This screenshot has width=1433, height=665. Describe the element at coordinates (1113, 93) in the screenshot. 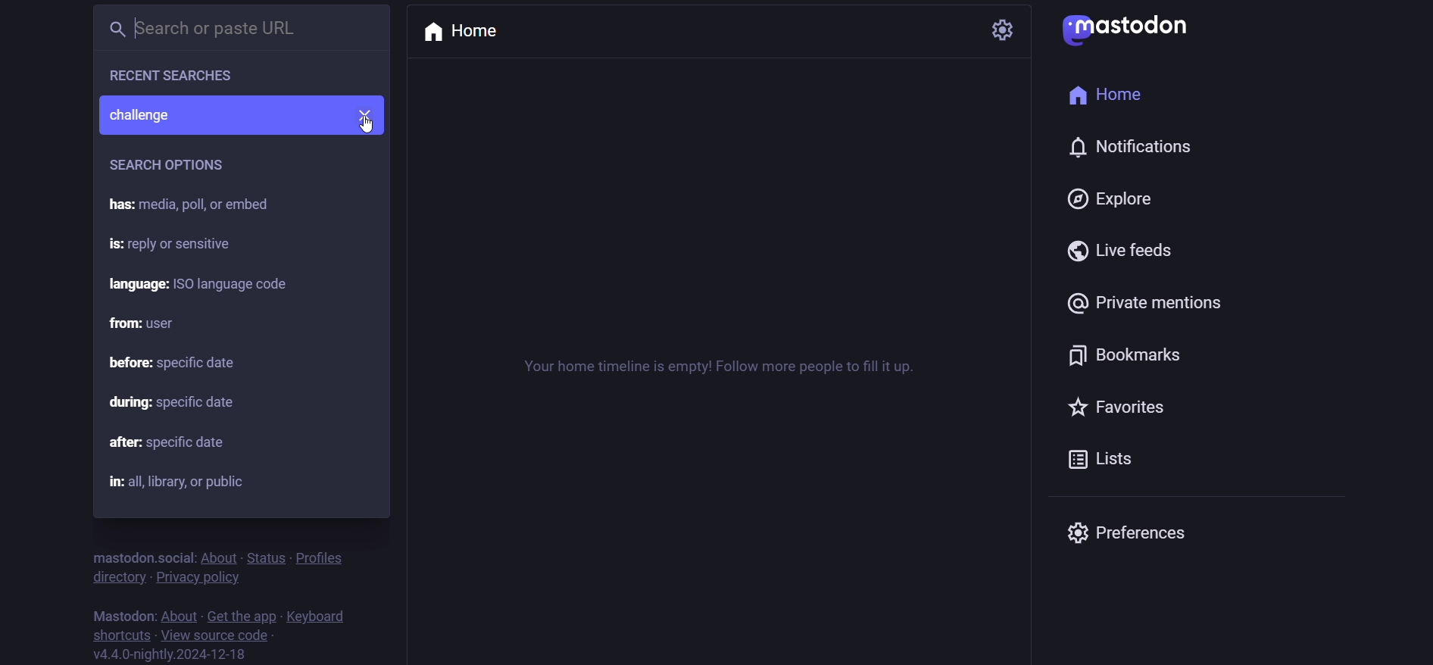

I see `home` at that location.